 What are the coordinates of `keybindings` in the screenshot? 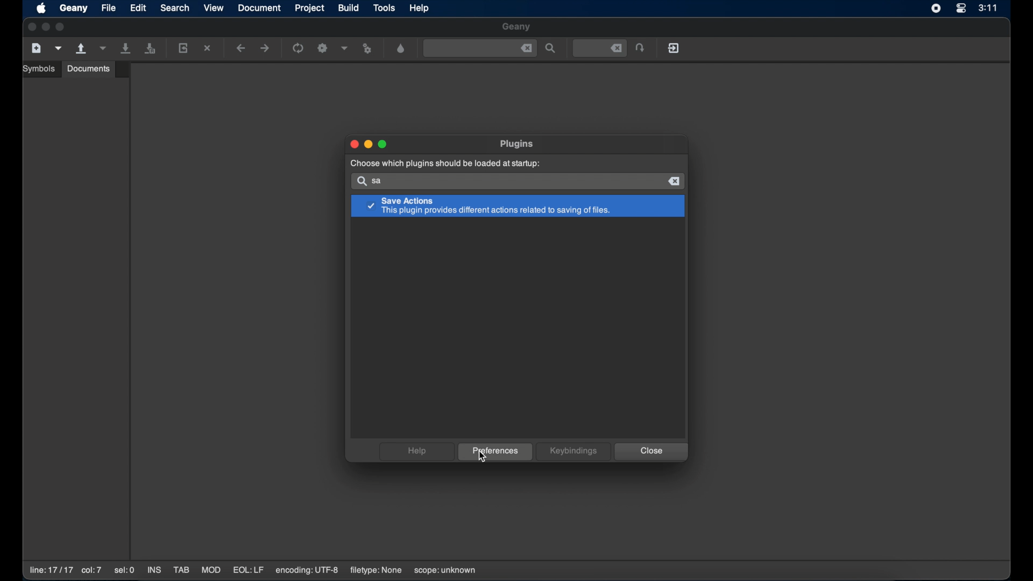 It's located at (574, 451).